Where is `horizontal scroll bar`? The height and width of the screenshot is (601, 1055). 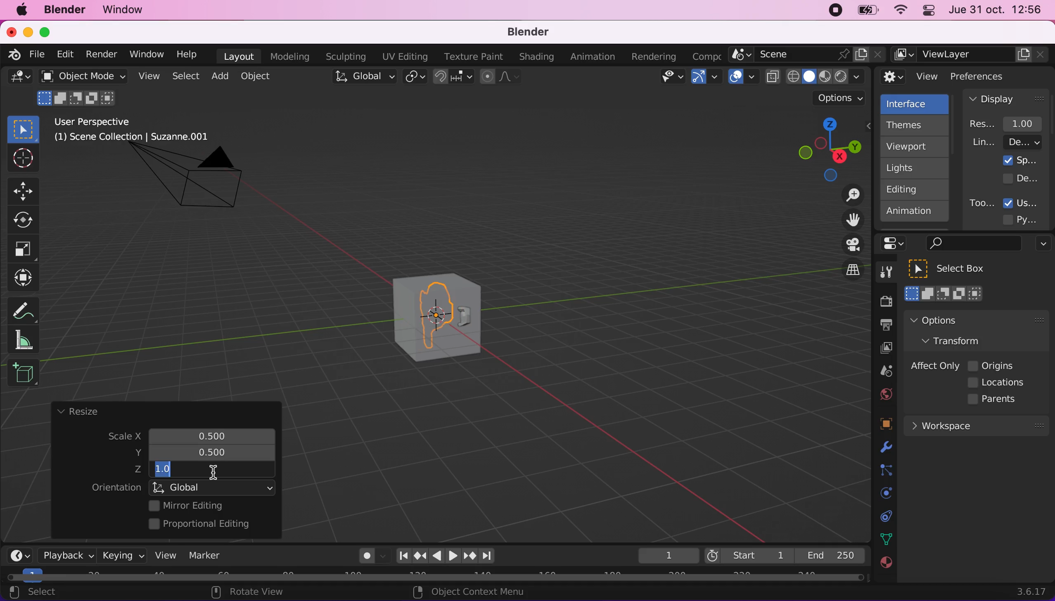
horizontal scroll bar is located at coordinates (435, 577).